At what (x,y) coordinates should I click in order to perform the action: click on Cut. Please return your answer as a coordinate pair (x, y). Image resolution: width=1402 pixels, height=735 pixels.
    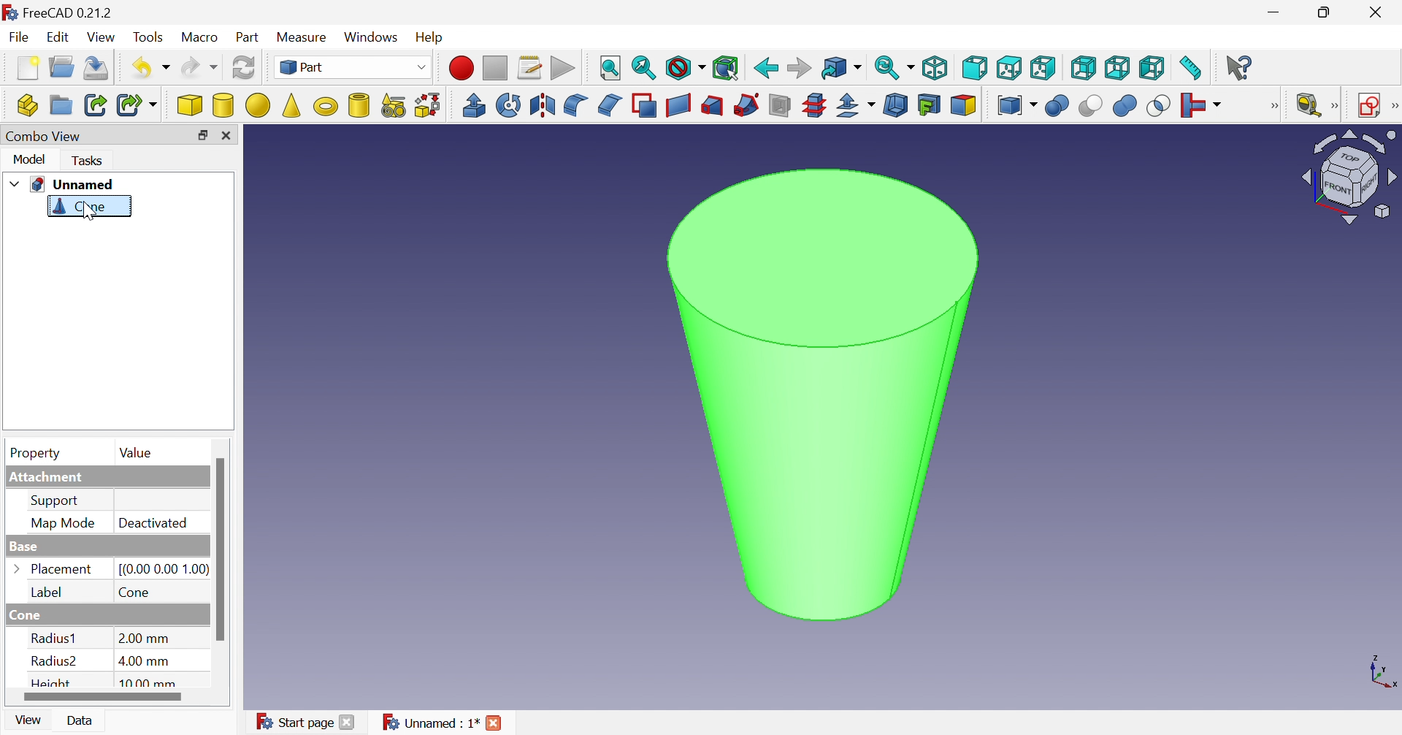
    Looking at the image, I should click on (1089, 105).